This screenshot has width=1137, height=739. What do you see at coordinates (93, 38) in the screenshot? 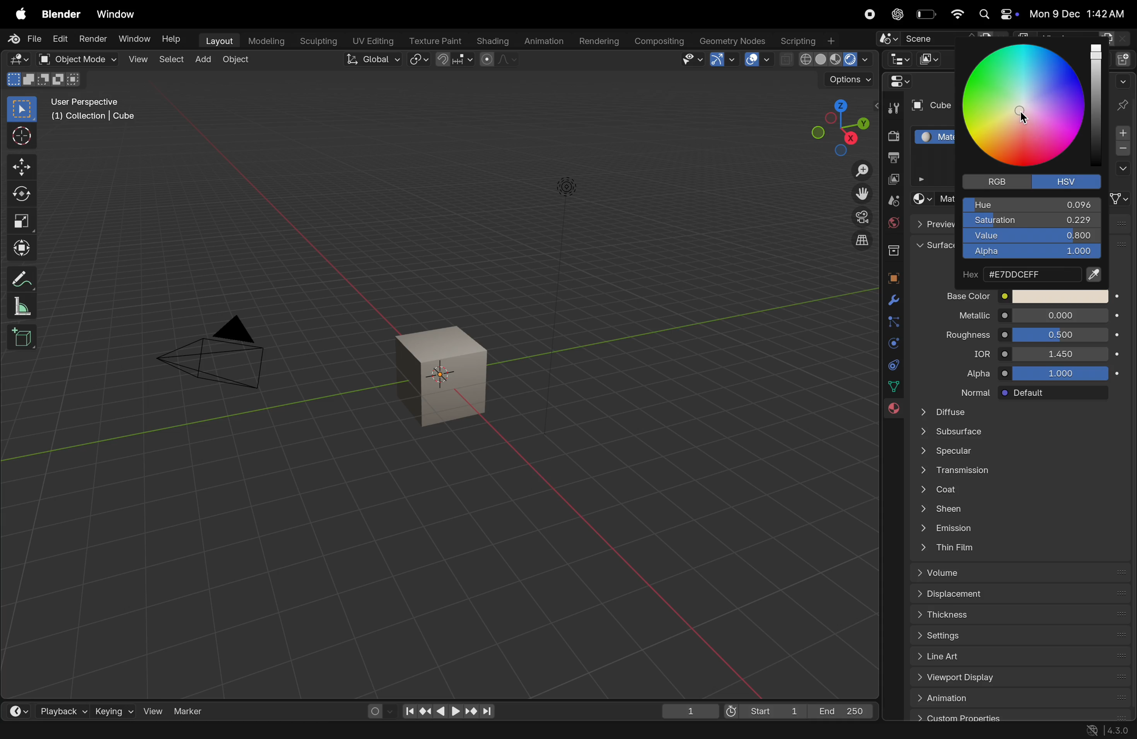
I see `render` at bounding box center [93, 38].